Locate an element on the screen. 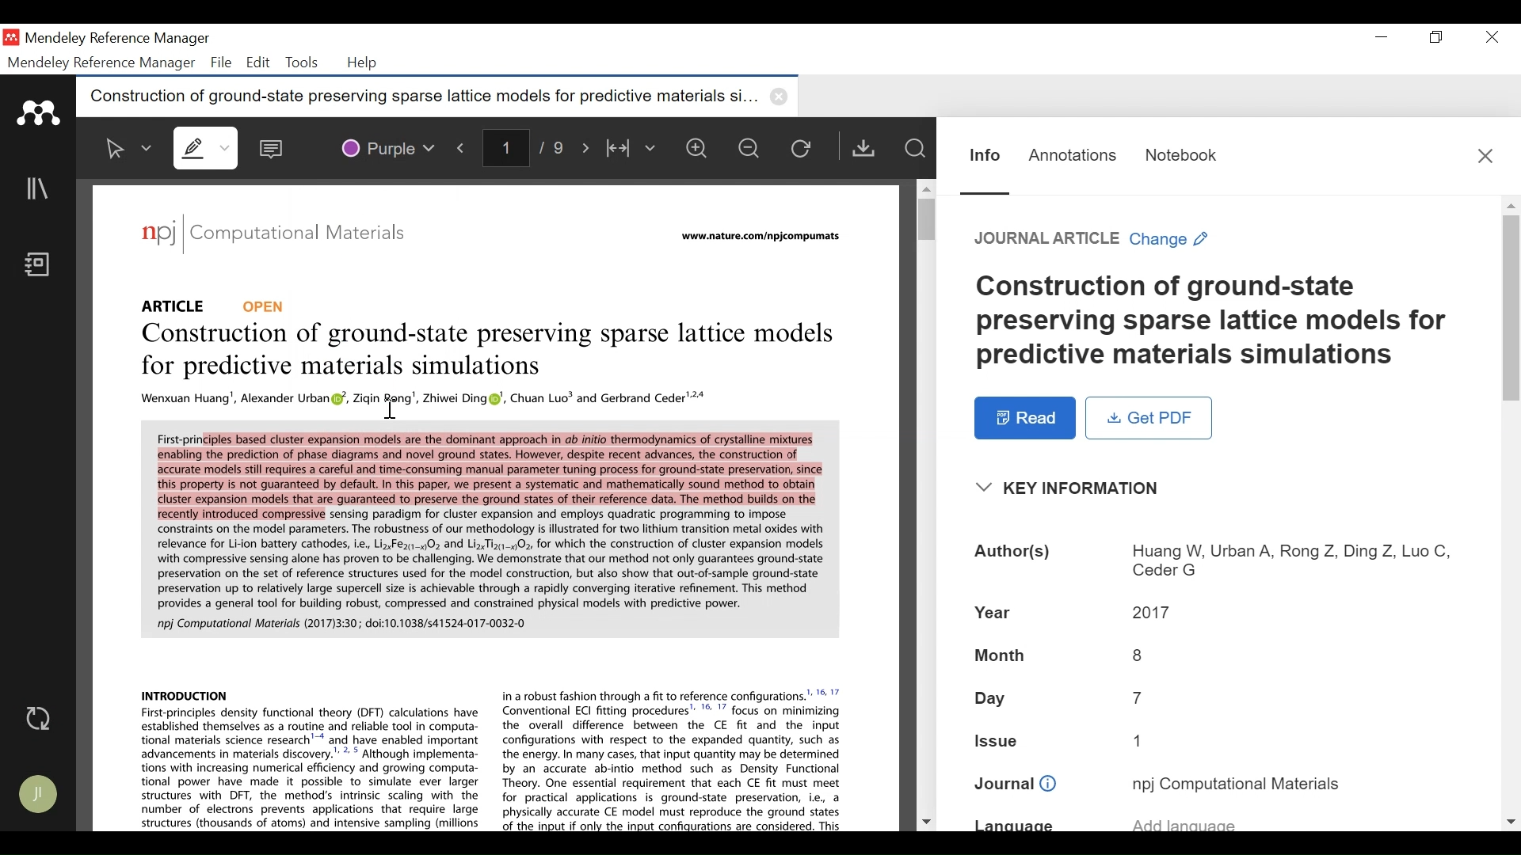 The height and width of the screenshot is (855, 1521). Huang W, Urban A, Rong Z, Ding Z, Luo C,
Ceder G is located at coordinates (1279, 558).